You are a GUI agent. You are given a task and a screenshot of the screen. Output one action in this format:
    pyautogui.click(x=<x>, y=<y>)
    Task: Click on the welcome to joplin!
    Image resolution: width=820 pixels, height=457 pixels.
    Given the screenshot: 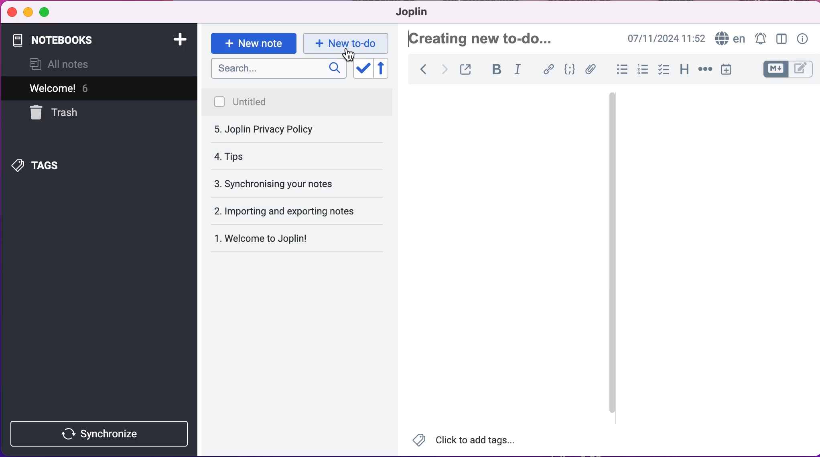 What is the action you would take?
    pyautogui.click(x=278, y=212)
    